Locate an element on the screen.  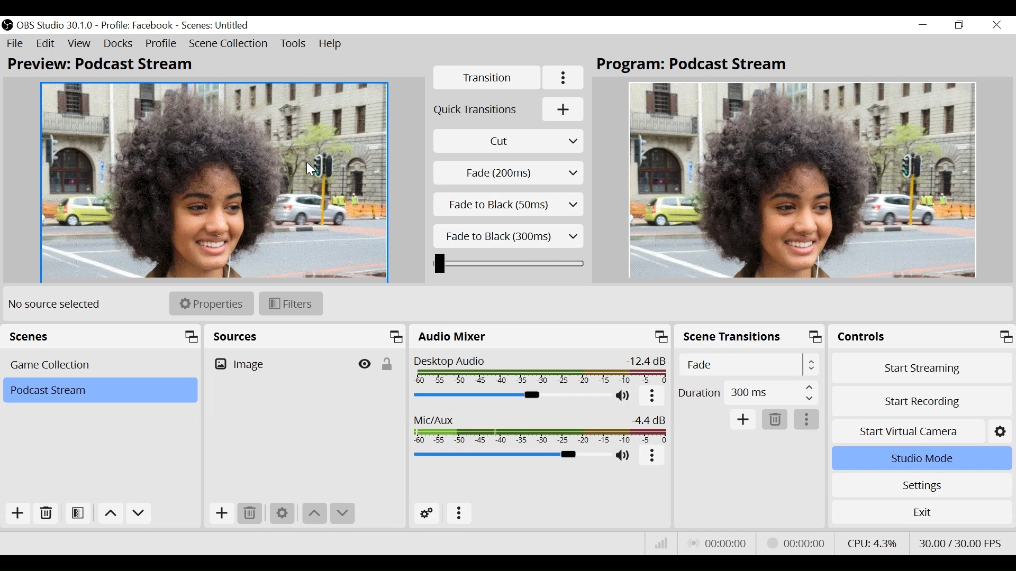
Desktop Audio is located at coordinates (539, 370).